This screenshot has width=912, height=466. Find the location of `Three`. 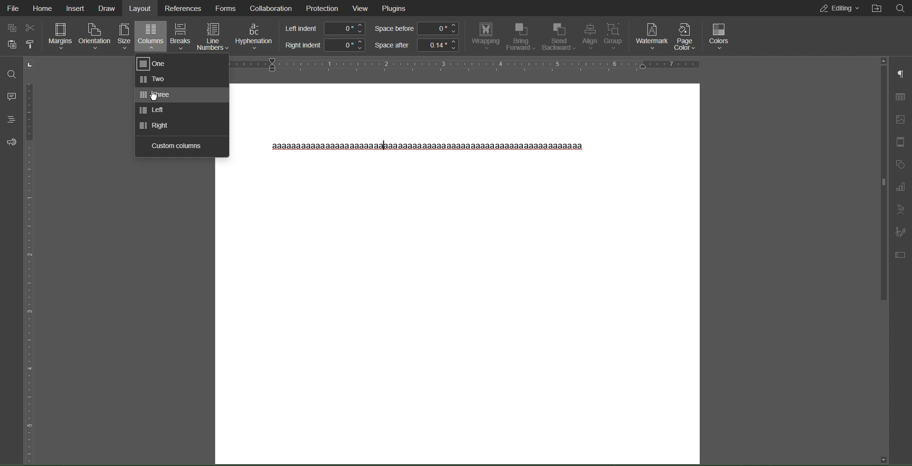

Three is located at coordinates (153, 95).